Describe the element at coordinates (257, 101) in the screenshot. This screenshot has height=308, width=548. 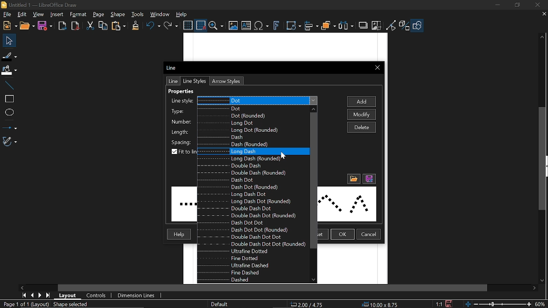
I see `Line styles` at that location.